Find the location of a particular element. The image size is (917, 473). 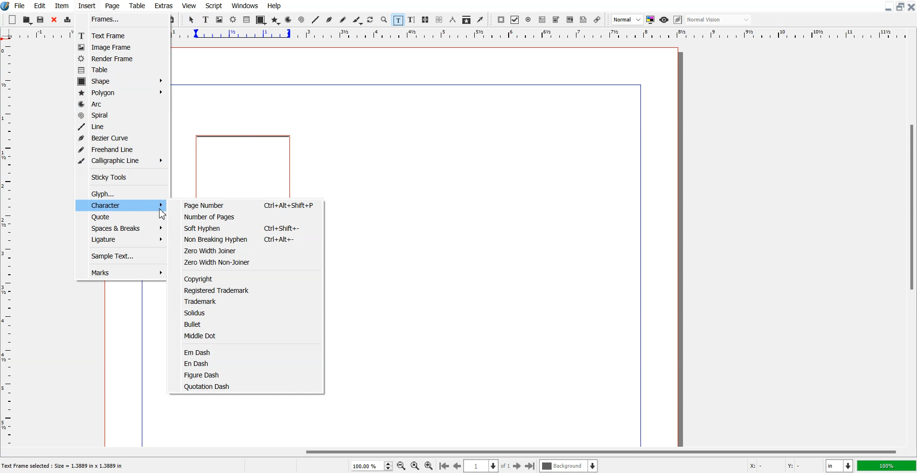

Arc is located at coordinates (289, 20).